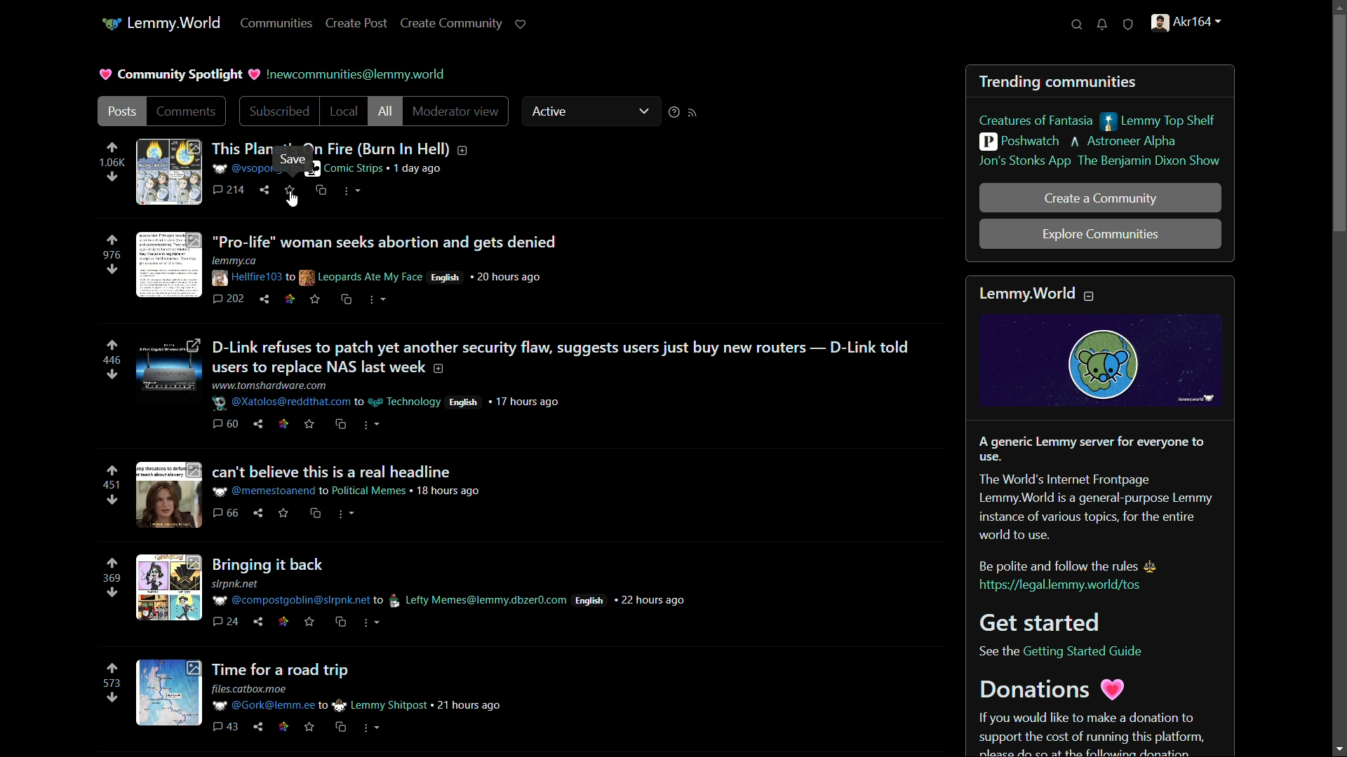 This screenshot has height=757, width=1347. I want to click on support lemmy.world, so click(523, 25).